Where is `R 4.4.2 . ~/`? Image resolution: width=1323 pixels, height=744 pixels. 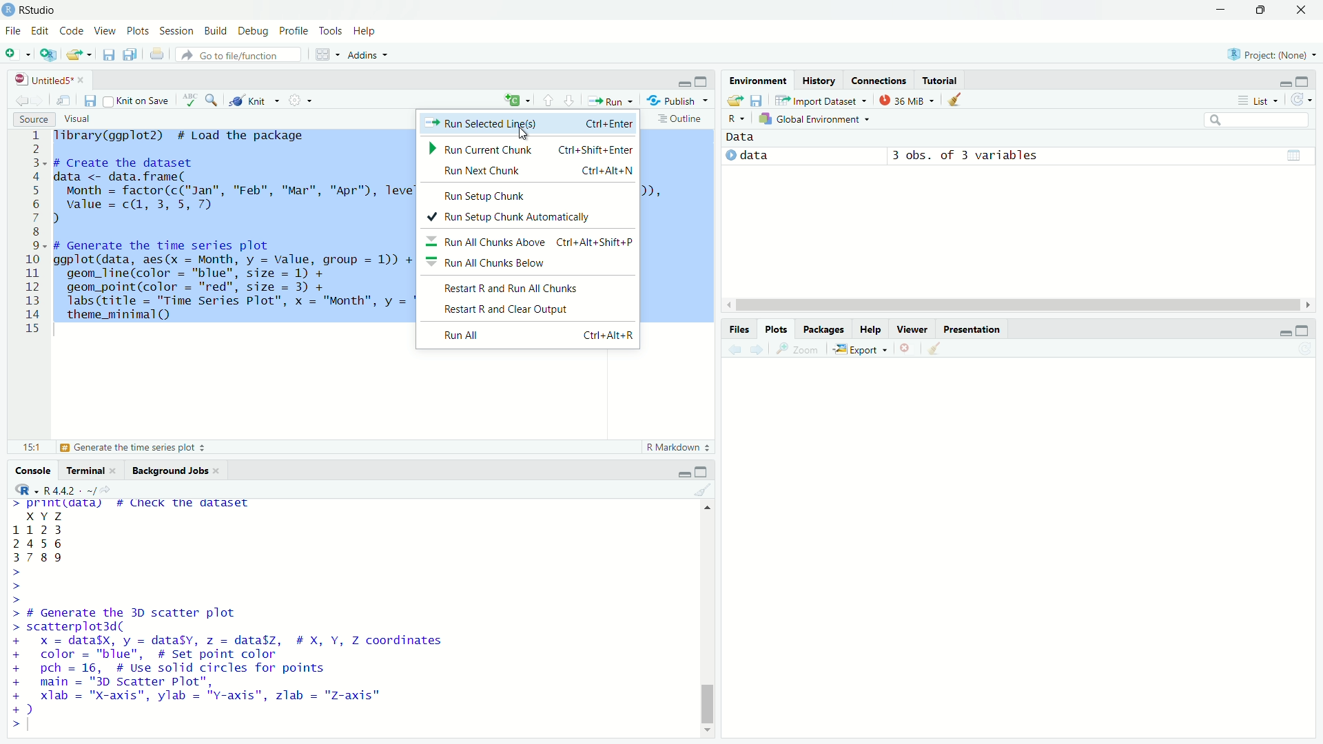
R 4.4.2 . ~/ is located at coordinates (70, 490).